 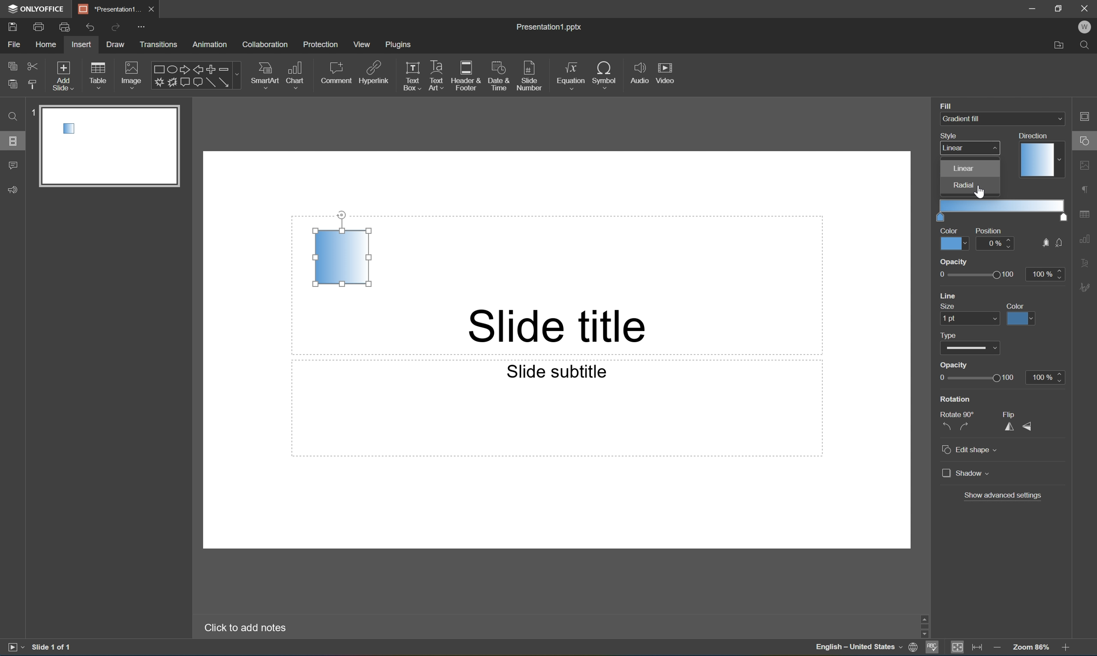 I want to click on Flip, so click(x=1007, y=412).